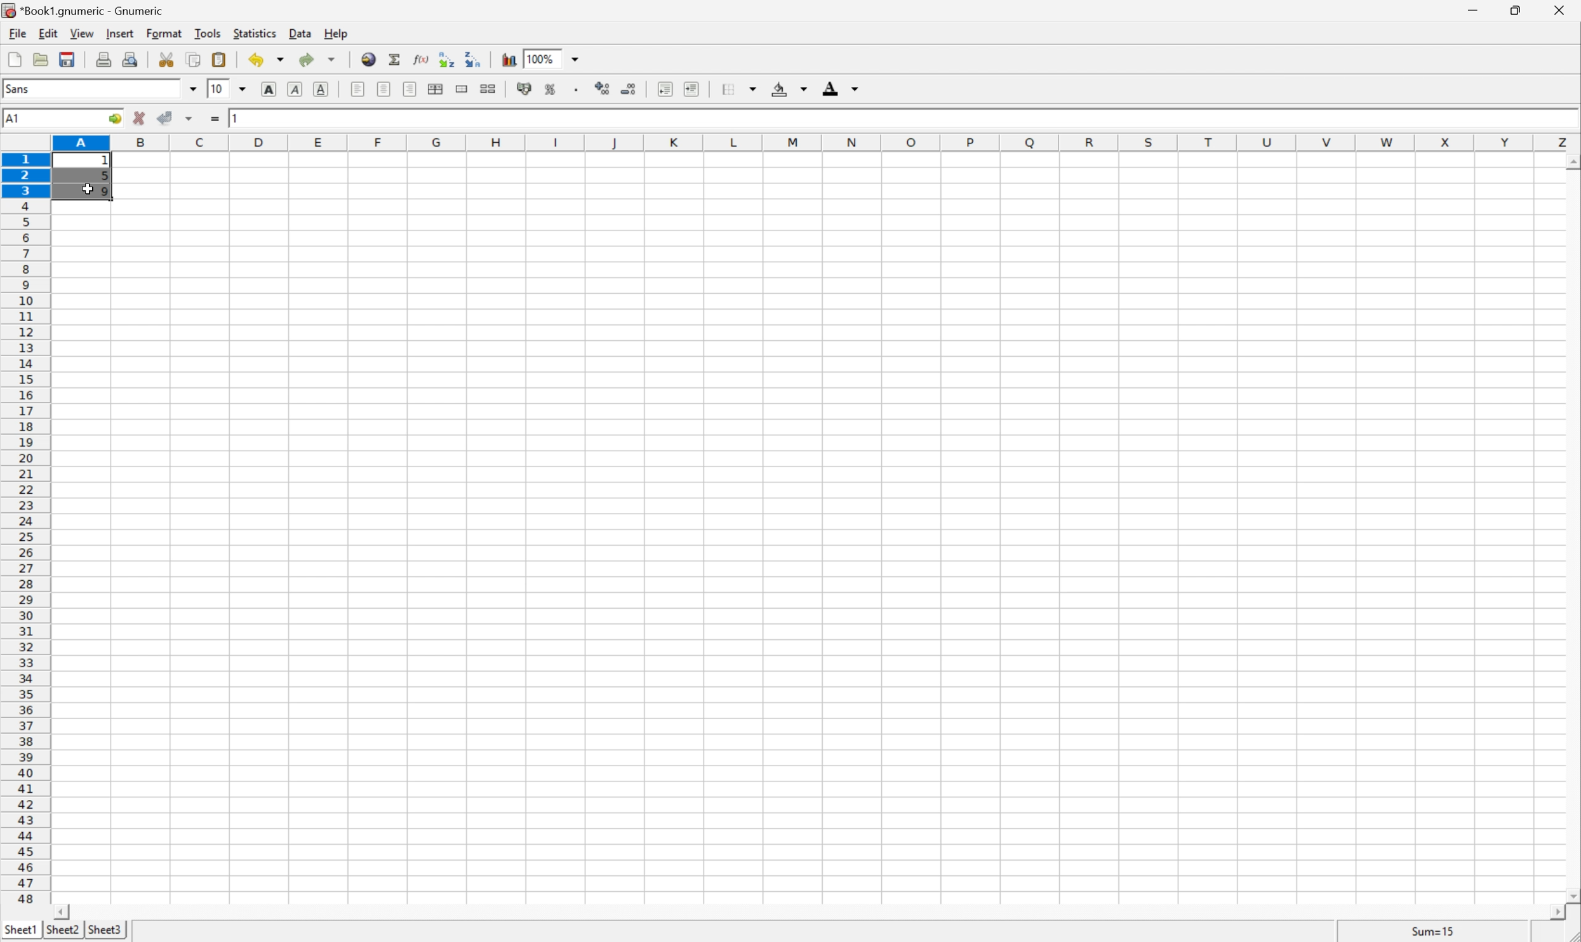 The image size is (1581, 942). Describe the element at coordinates (193, 59) in the screenshot. I see `copy` at that location.